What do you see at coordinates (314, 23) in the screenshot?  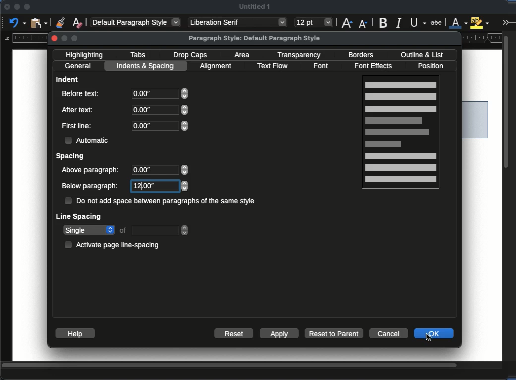 I see `12 pt` at bounding box center [314, 23].